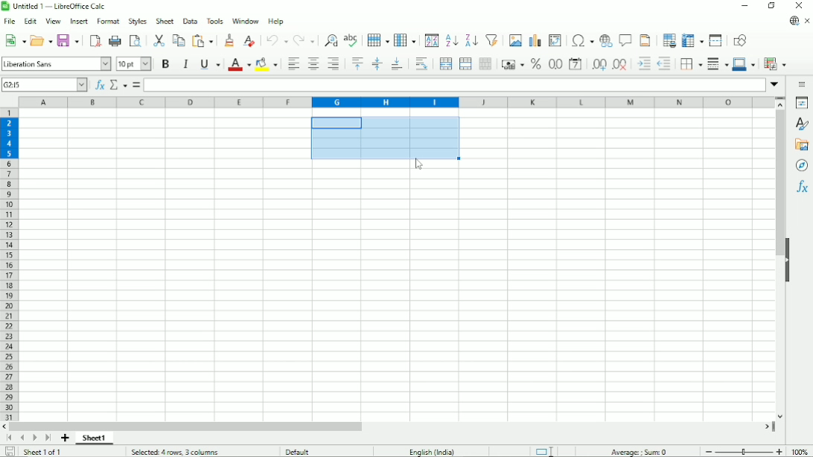 This screenshot has width=813, height=457. Describe the element at coordinates (801, 166) in the screenshot. I see `Navigator` at that location.